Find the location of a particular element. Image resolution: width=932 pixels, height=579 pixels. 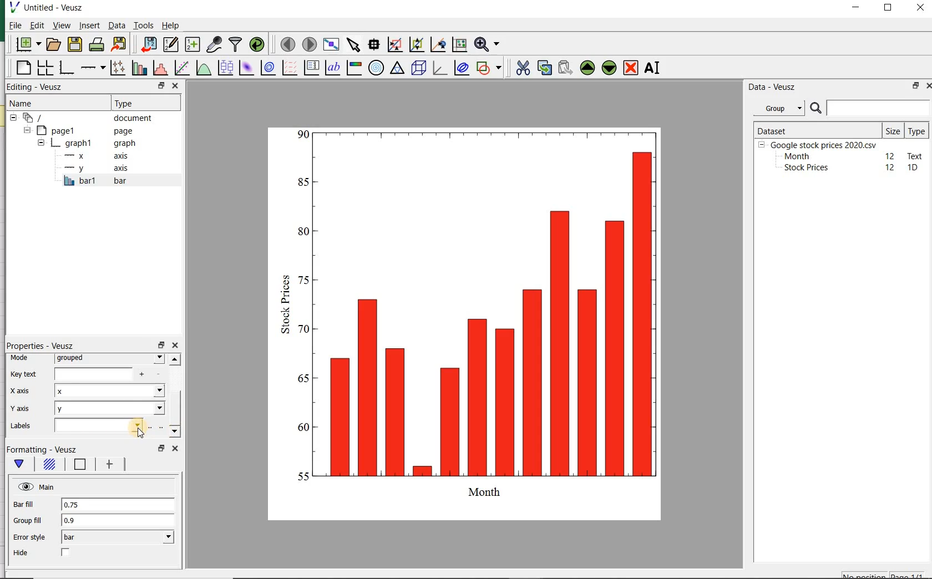

Main is located at coordinates (37, 486).